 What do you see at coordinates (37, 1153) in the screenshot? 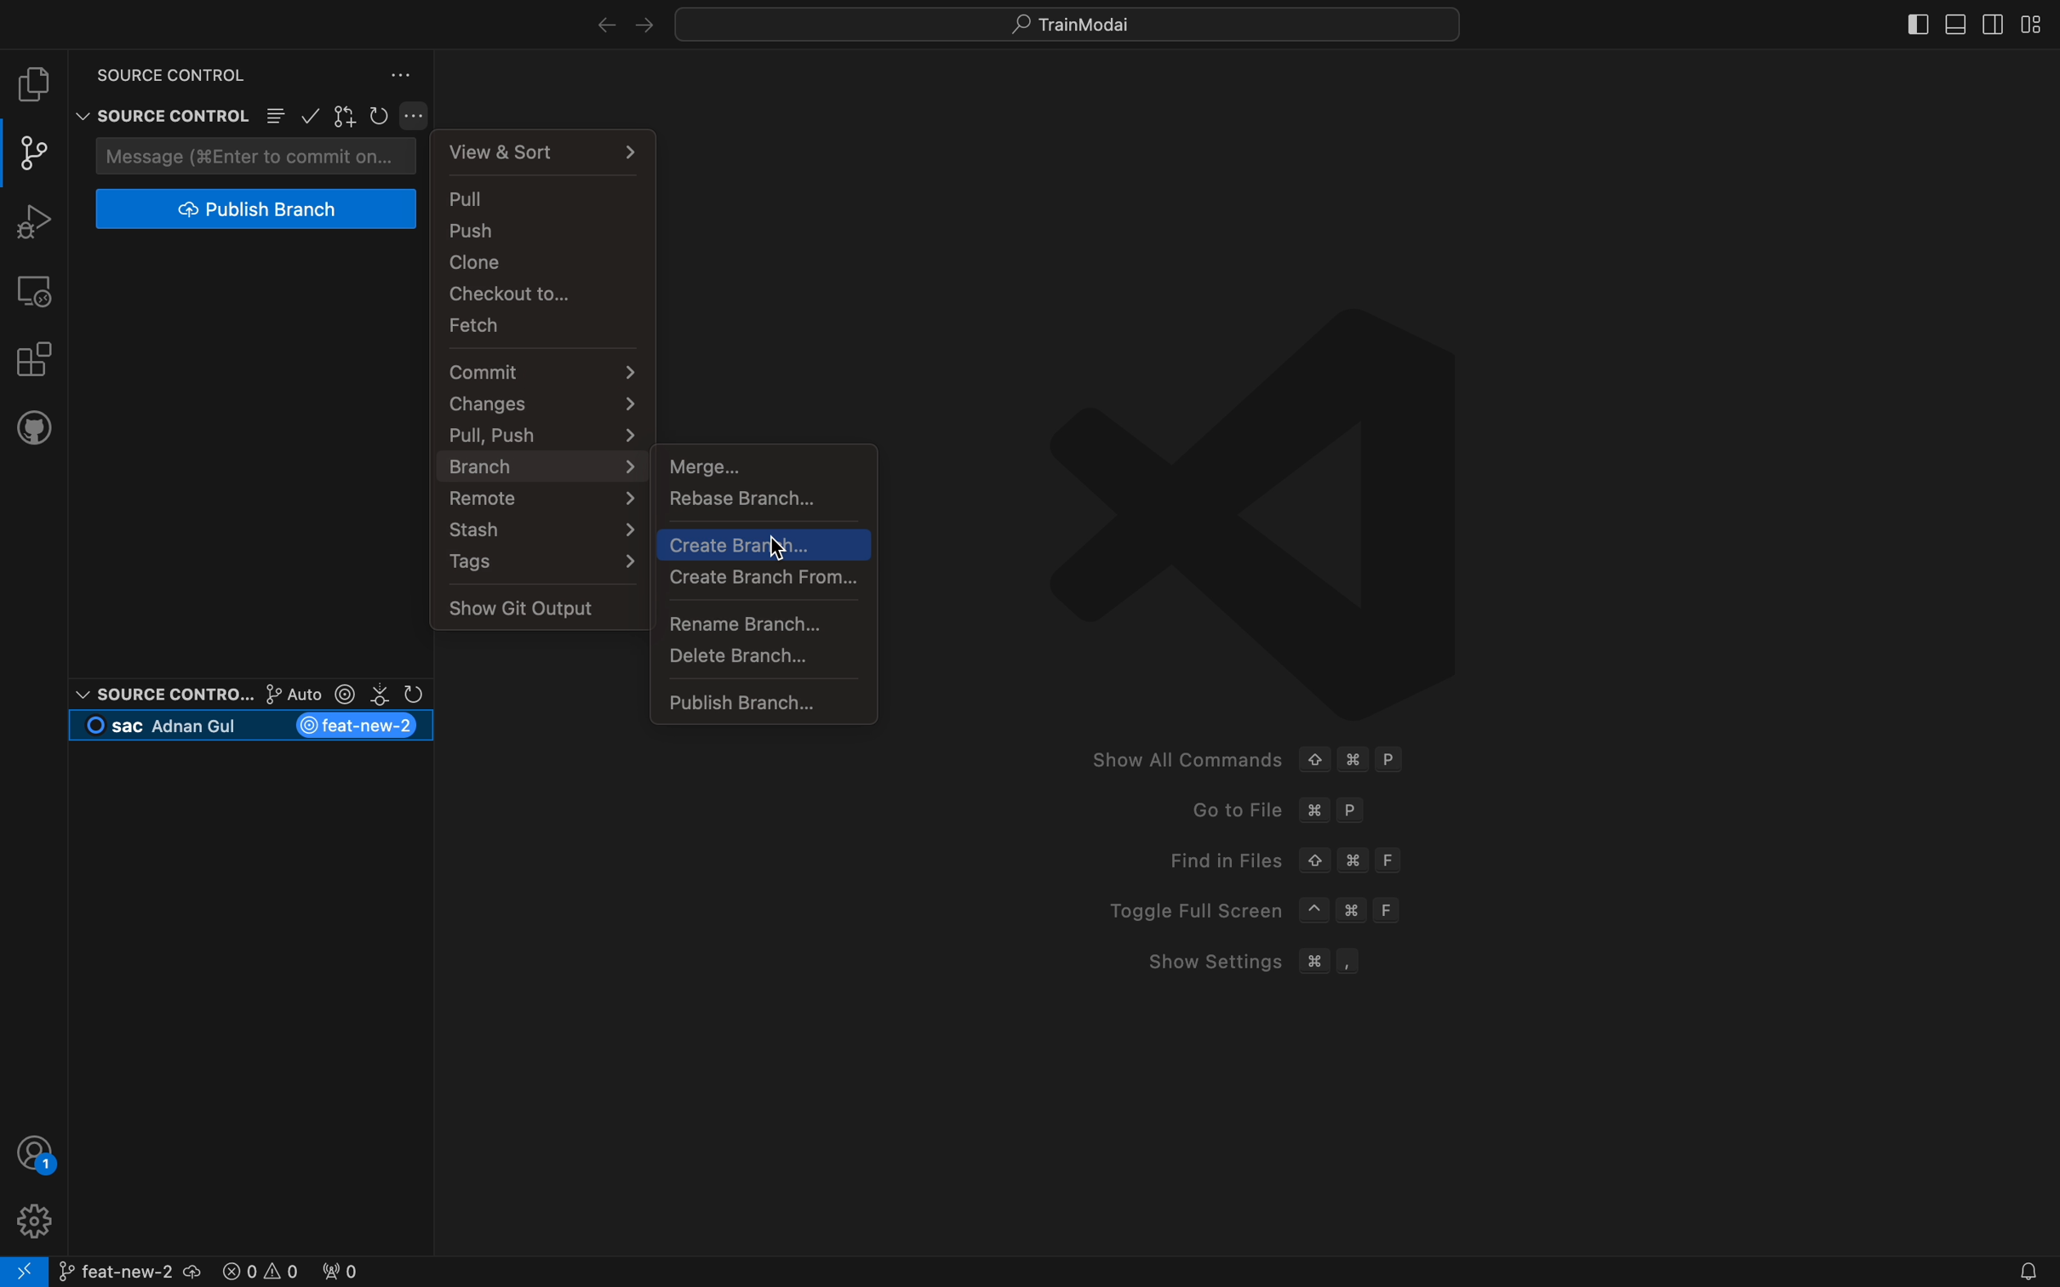
I see `profile` at bounding box center [37, 1153].